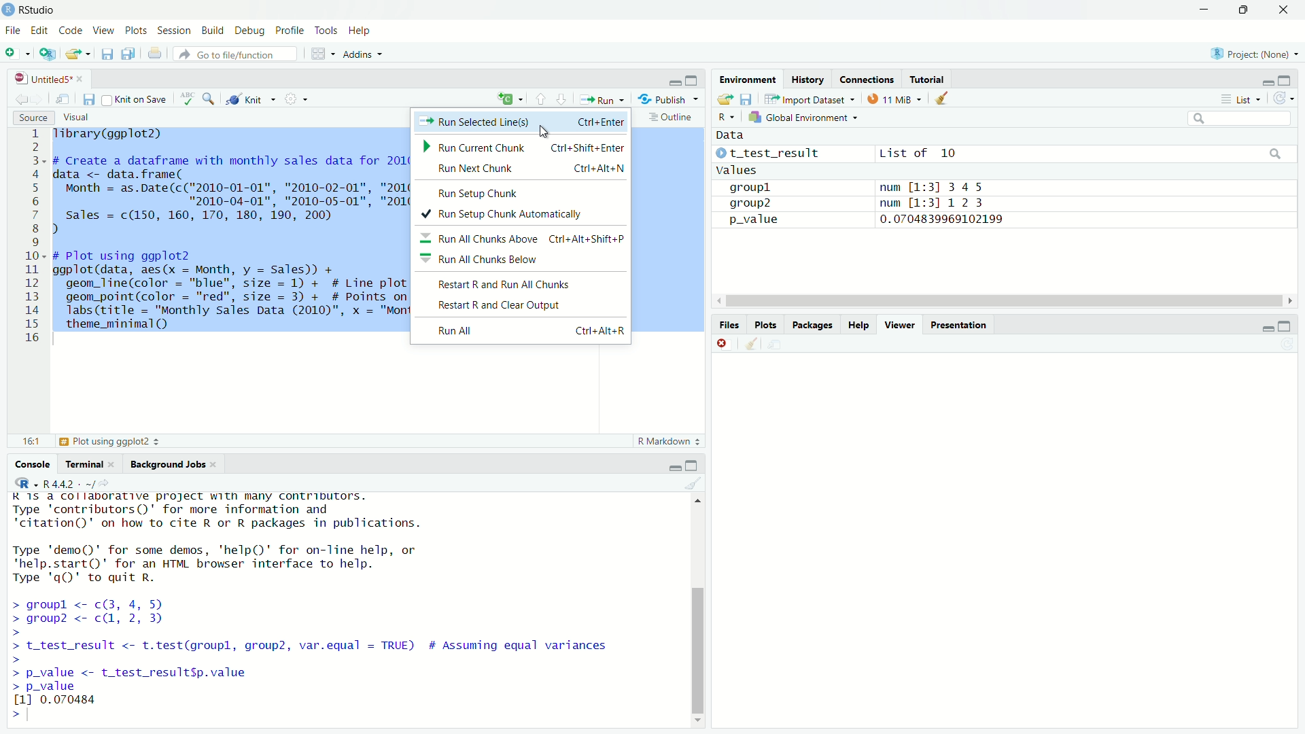  I want to click on Plots, so click(136, 30).